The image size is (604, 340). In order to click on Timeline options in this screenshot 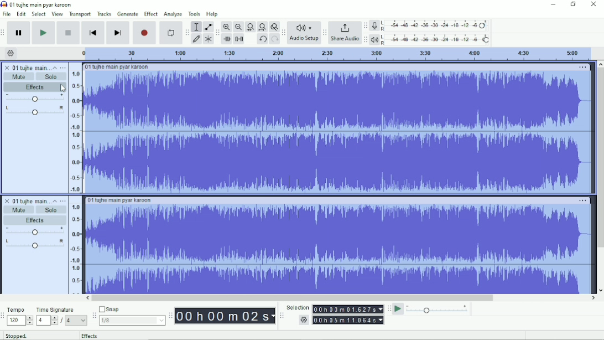, I will do `click(10, 53)`.